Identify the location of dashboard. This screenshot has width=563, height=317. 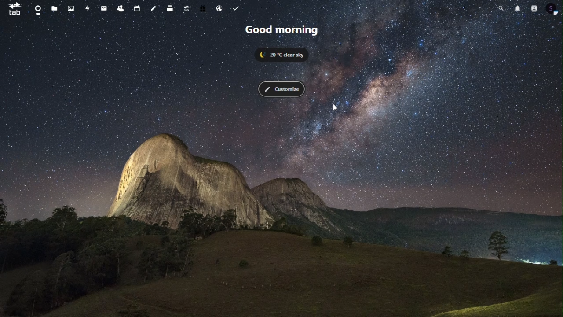
(37, 10).